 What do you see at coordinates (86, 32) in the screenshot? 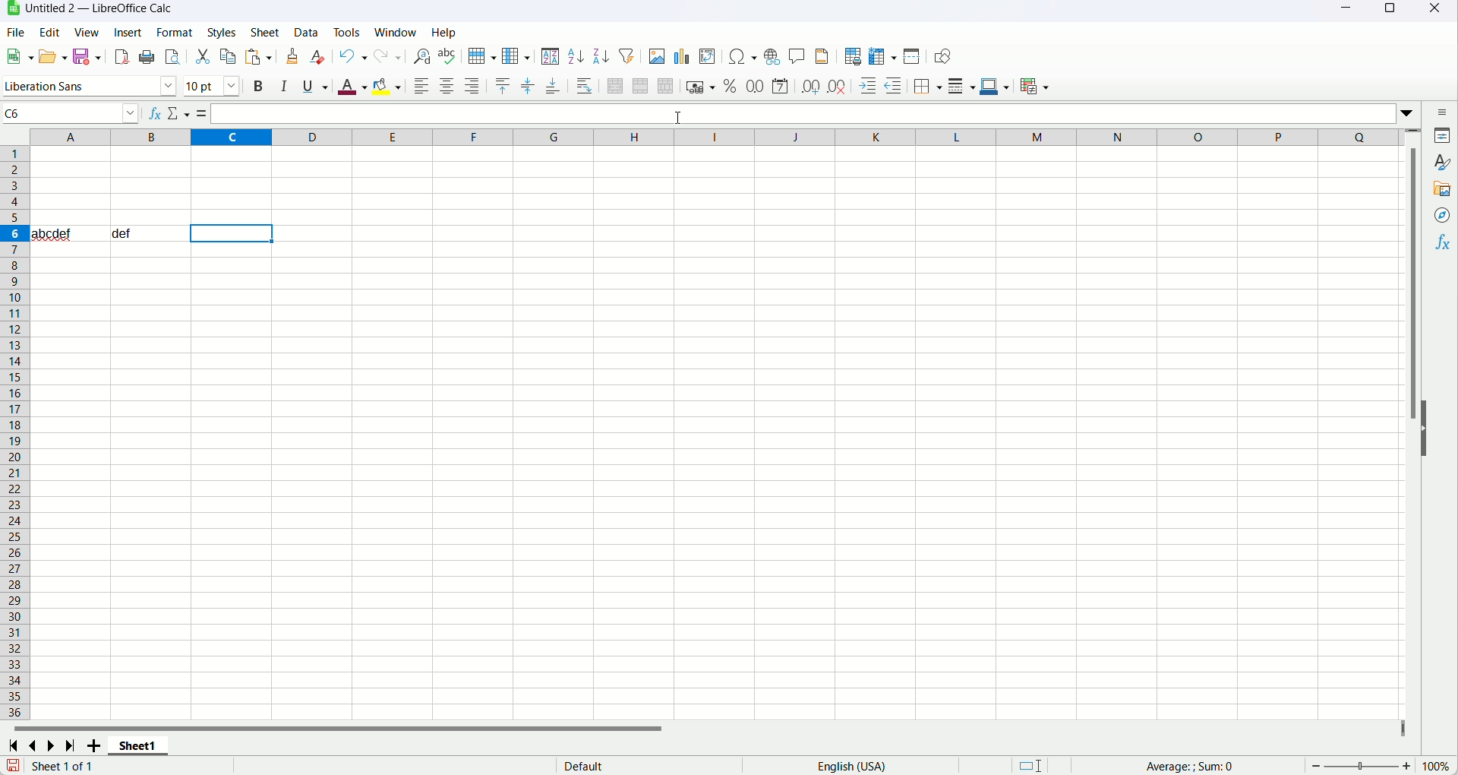
I see `view` at bounding box center [86, 32].